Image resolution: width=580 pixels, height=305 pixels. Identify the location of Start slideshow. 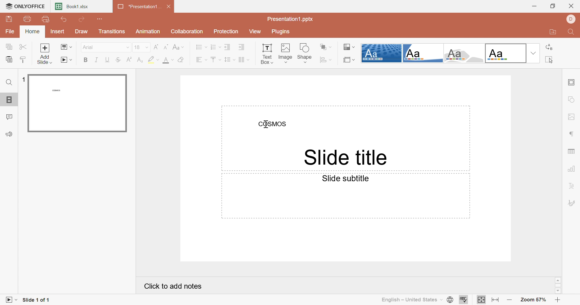
(65, 61).